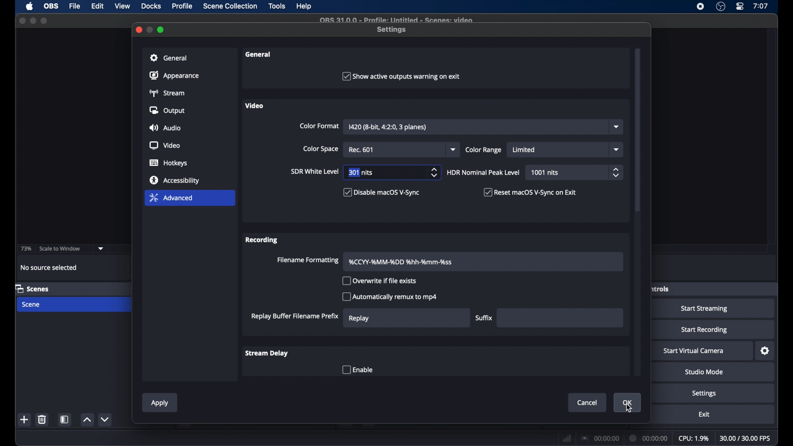 The image size is (793, 446). What do you see at coordinates (230, 6) in the screenshot?
I see `scene collection` at bounding box center [230, 6].